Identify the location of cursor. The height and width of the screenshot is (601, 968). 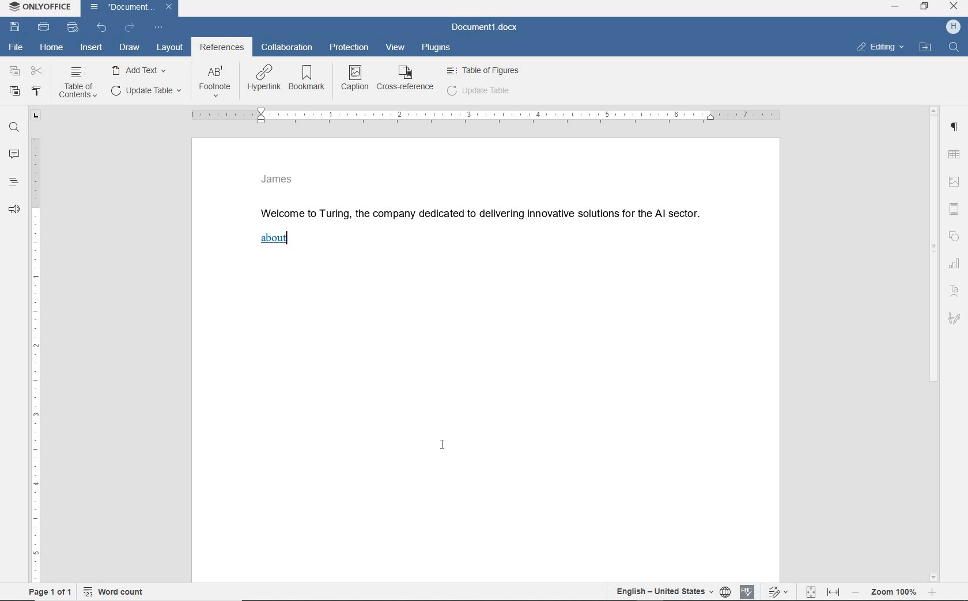
(445, 447).